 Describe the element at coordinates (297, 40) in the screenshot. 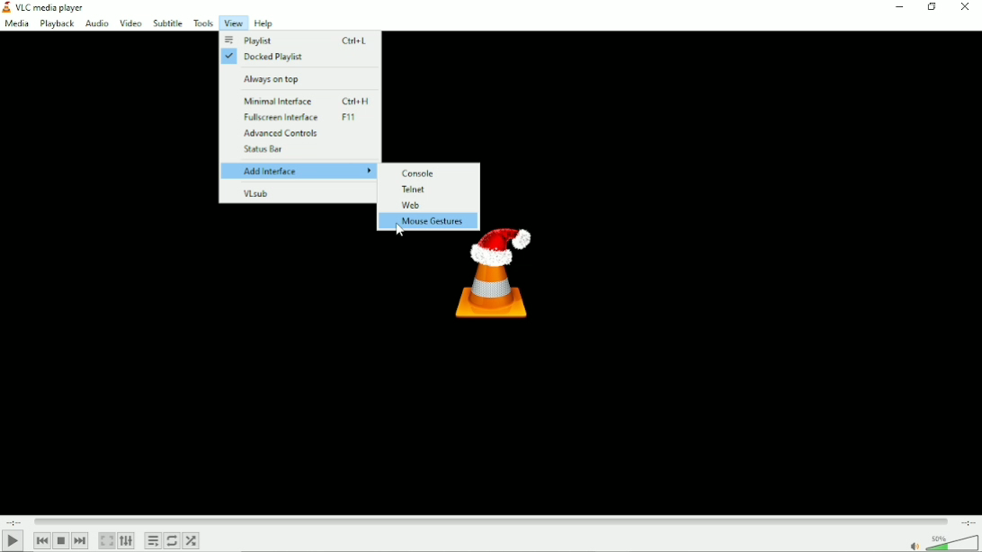

I see `Playlist` at that location.